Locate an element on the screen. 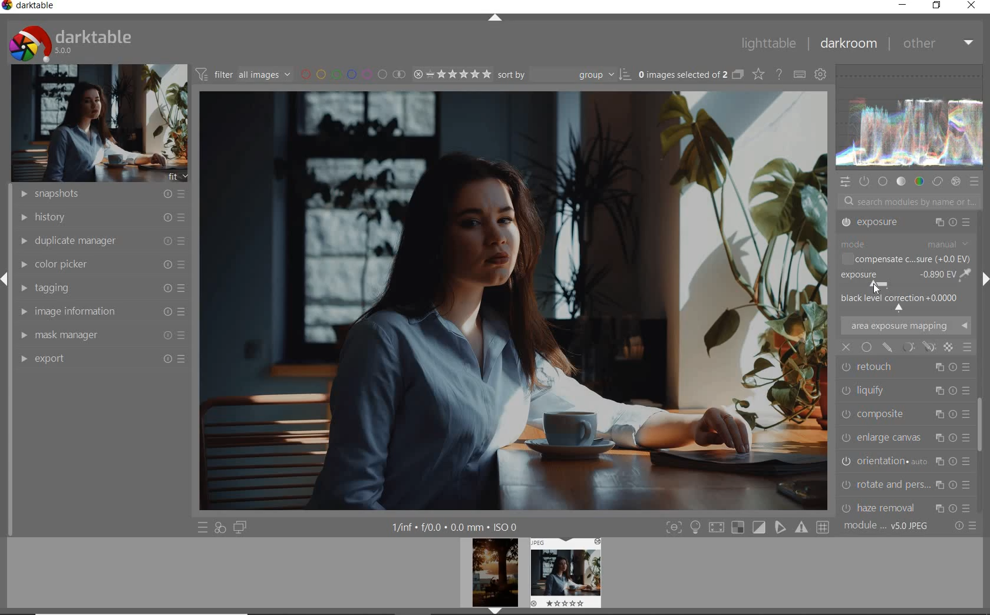 The width and height of the screenshot is (990, 615). OTHER is located at coordinates (939, 45).